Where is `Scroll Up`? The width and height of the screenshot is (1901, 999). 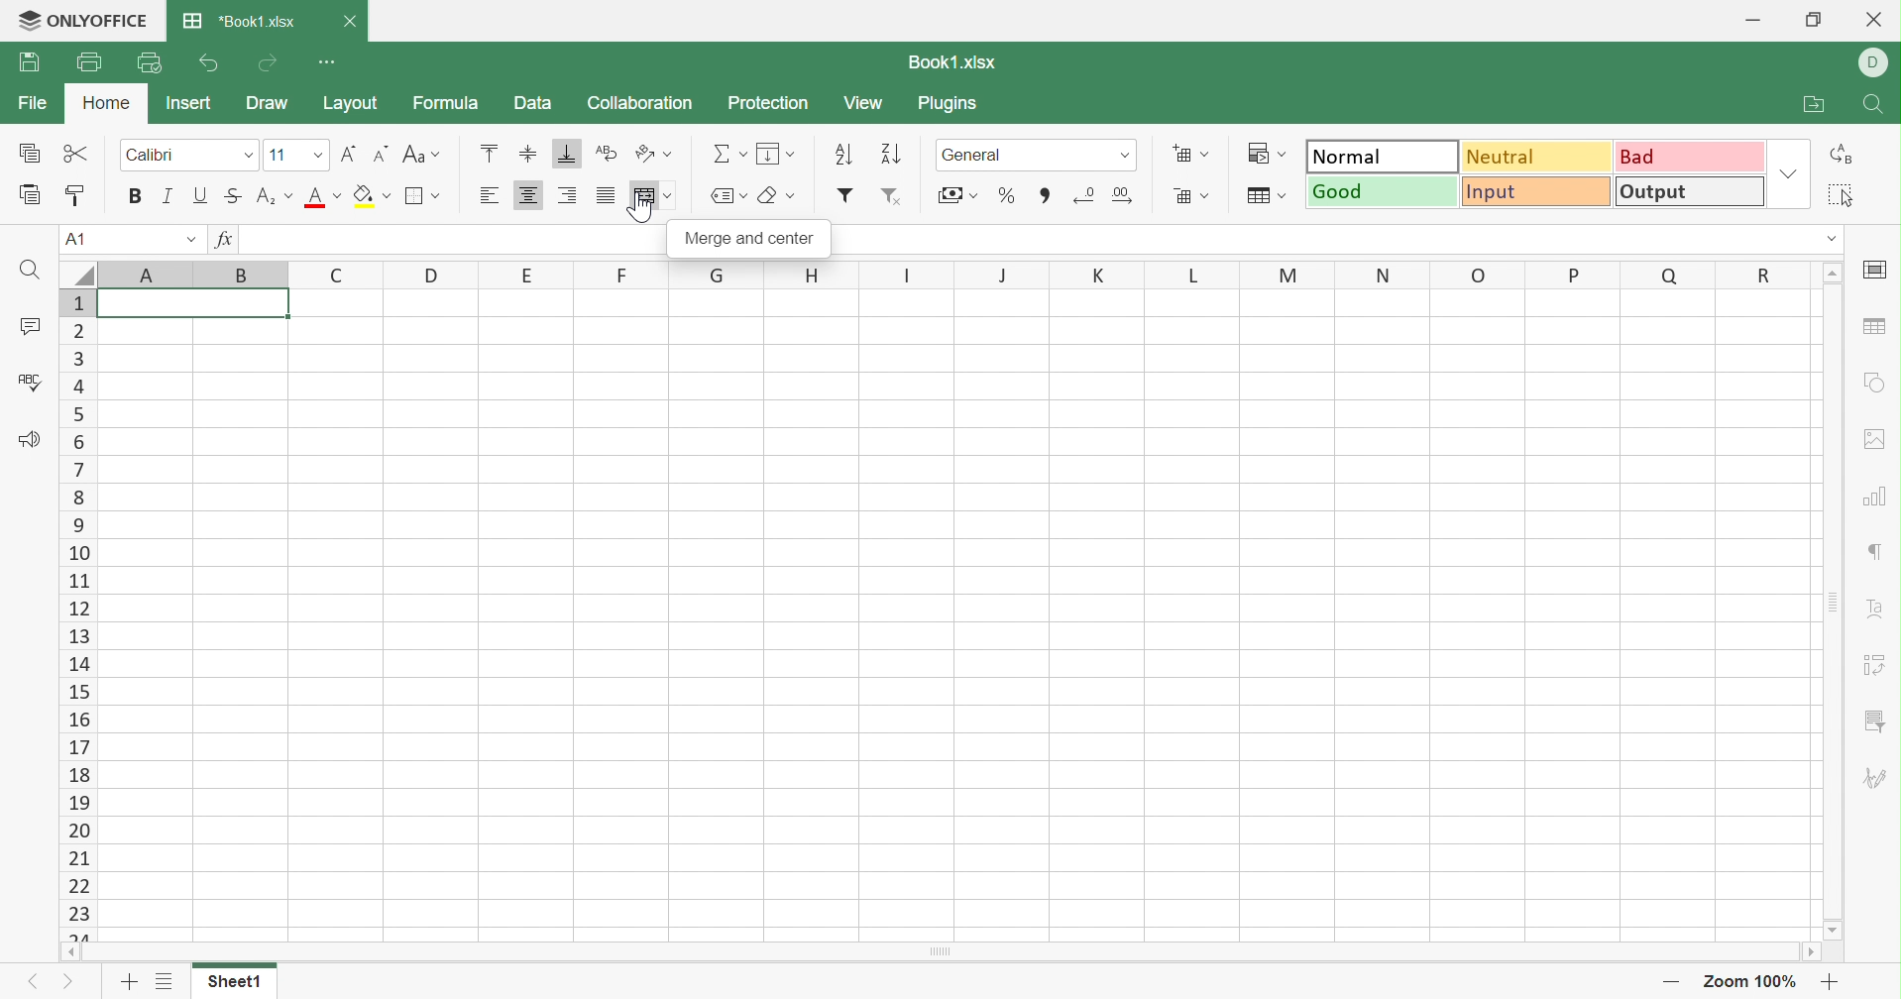
Scroll Up is located at coordinates (1833, 273).